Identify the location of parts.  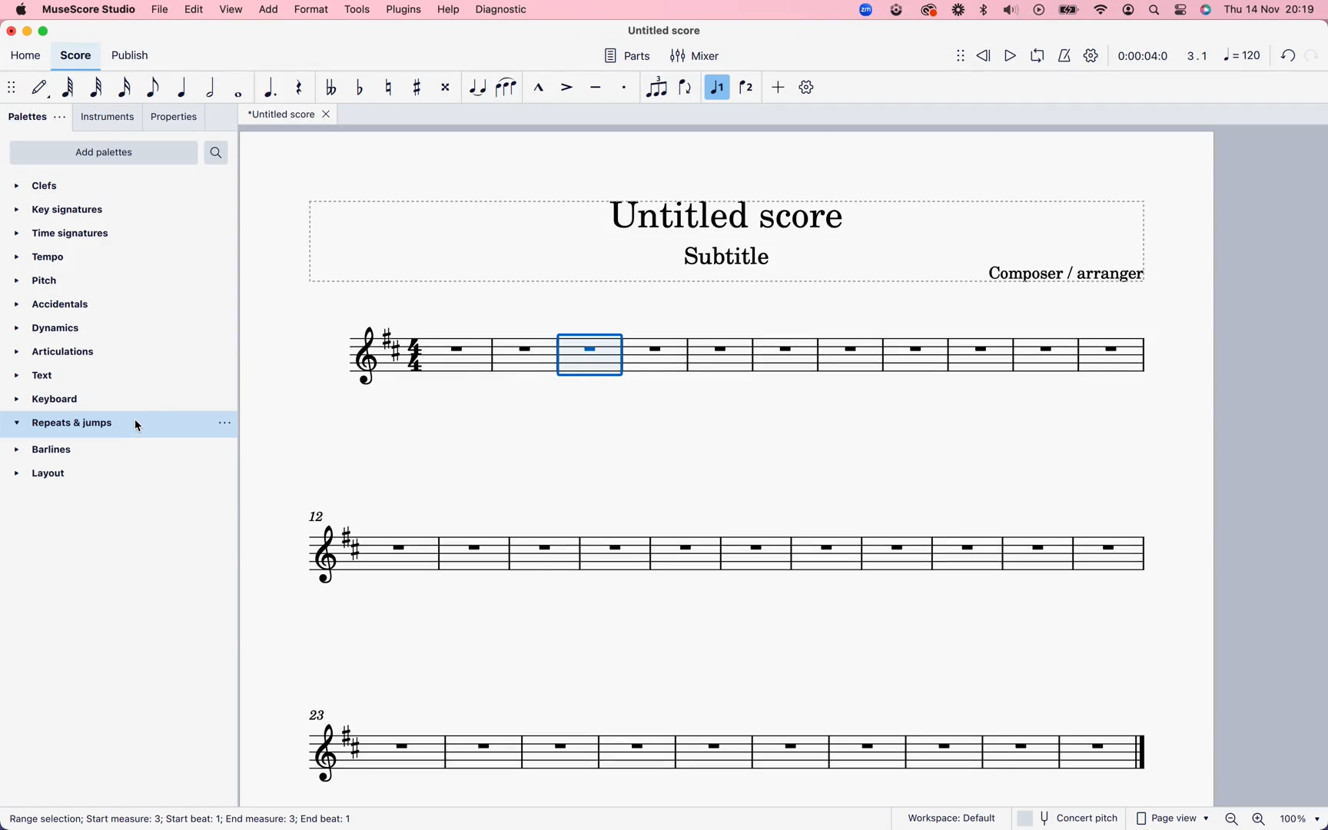
(631, 58).